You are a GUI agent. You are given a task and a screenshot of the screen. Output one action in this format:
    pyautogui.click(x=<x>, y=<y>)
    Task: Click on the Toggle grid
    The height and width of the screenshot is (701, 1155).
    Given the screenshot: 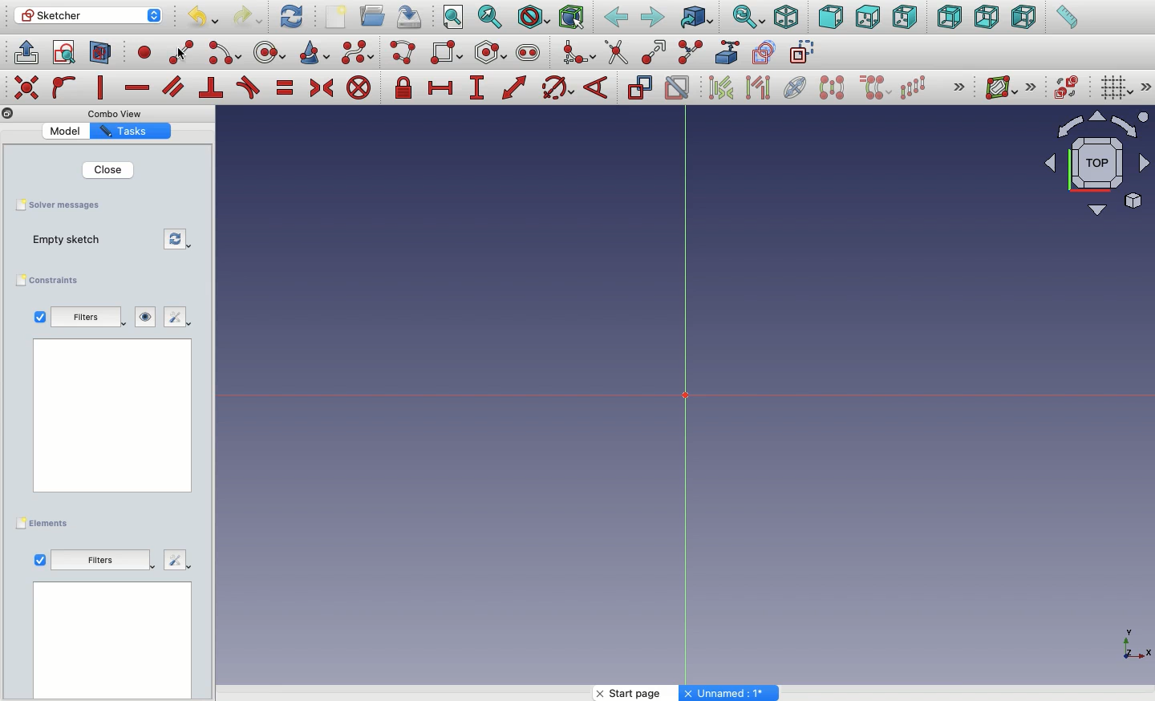 What is the action you would take?
    pyautogui.click(x=1117, y=89)
    